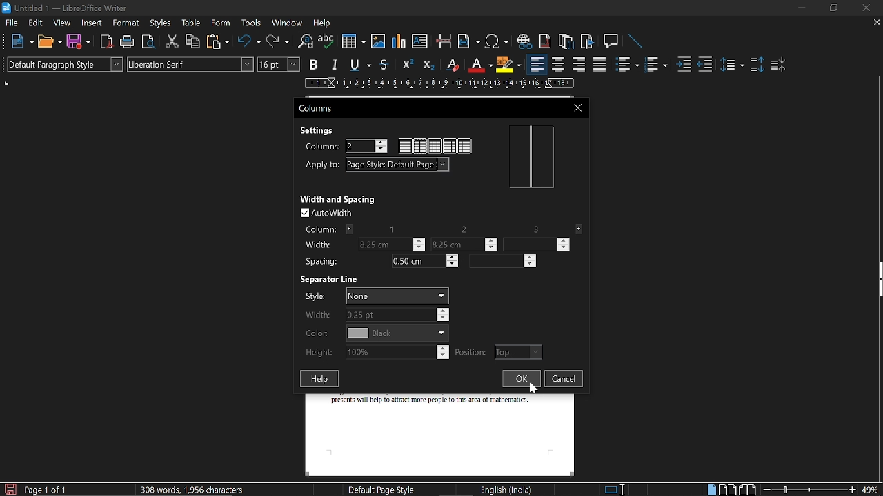 This screenshot has width=883, height=496. What do you see at coordinates (128, 23) in the screenshot?
I see `Format` at bounding box center [128, 23].